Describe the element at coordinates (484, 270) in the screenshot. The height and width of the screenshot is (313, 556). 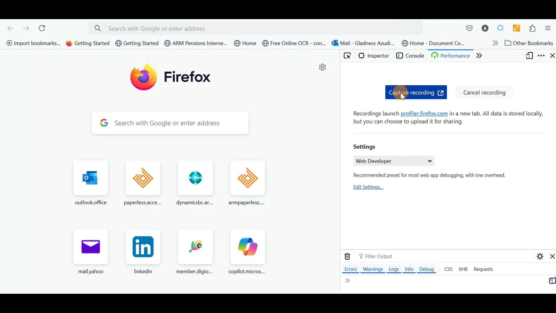
I see `Requests` at that location.